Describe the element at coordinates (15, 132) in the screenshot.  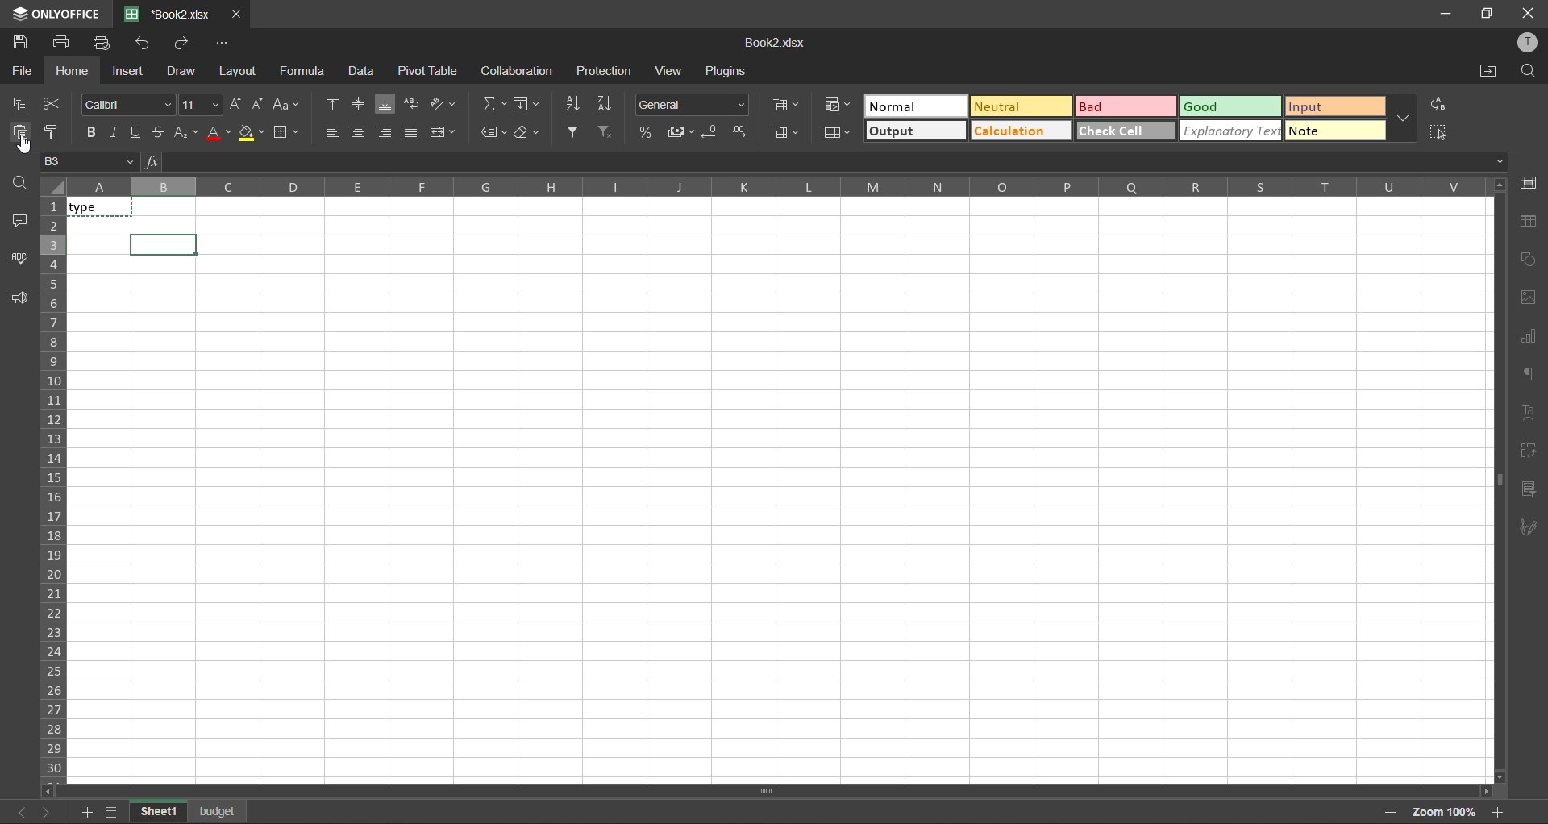
I see `paste` at that location.